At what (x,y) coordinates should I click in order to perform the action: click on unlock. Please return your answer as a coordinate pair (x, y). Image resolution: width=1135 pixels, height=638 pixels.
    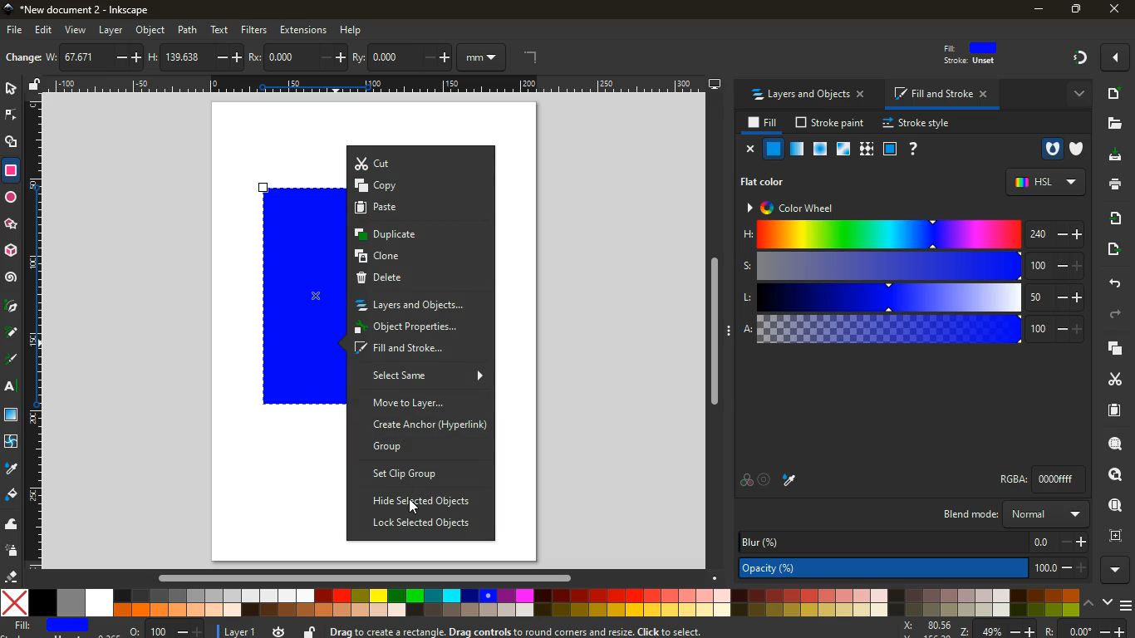
    Looking at the image, I should click on (37, 86).